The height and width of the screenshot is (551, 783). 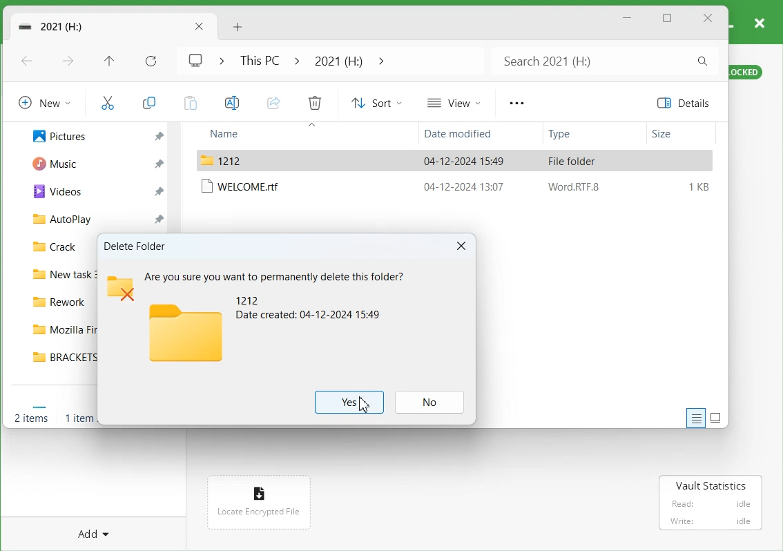 I want to click on Vault Statistics, so click(x=711, y=485).